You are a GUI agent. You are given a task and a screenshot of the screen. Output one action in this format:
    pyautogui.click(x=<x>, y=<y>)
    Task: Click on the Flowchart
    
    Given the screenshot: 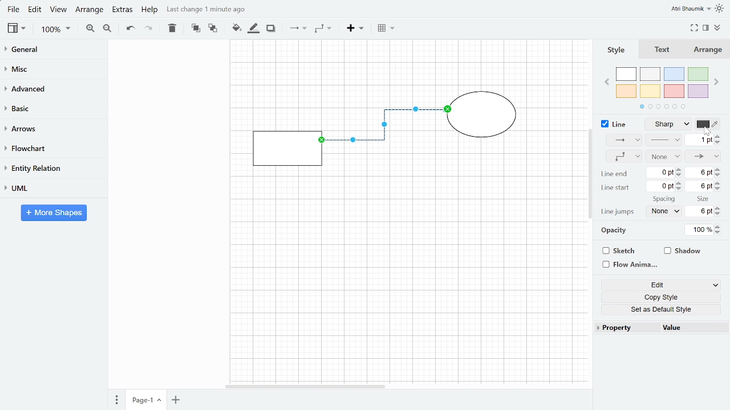 What is the action you would take?
    pyautogui.click(x=51, y=148)
    